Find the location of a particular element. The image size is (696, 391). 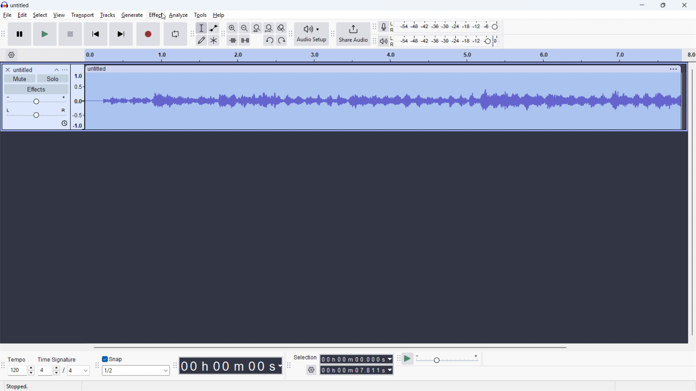

timeline is located at coordinates (389, 55).